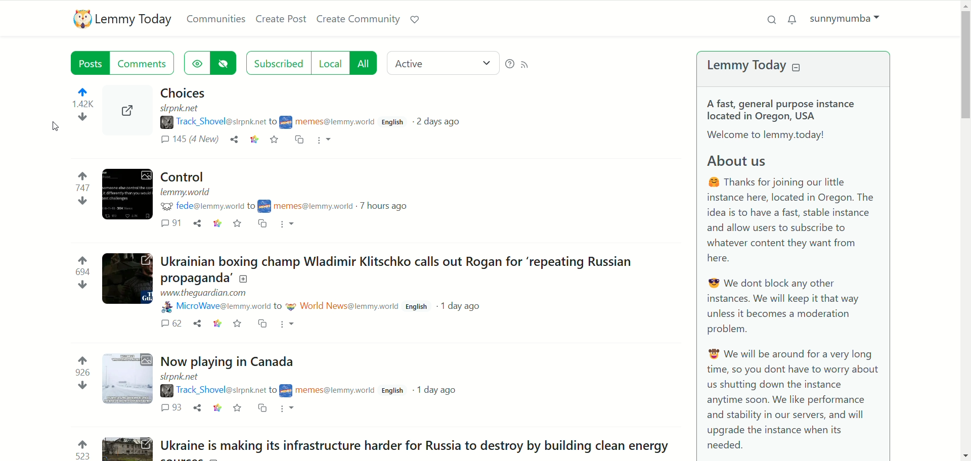  I want to click on ® We dont block any other instances. We will keep it that way unless it becomes a moderation problem., so click(791, 307).